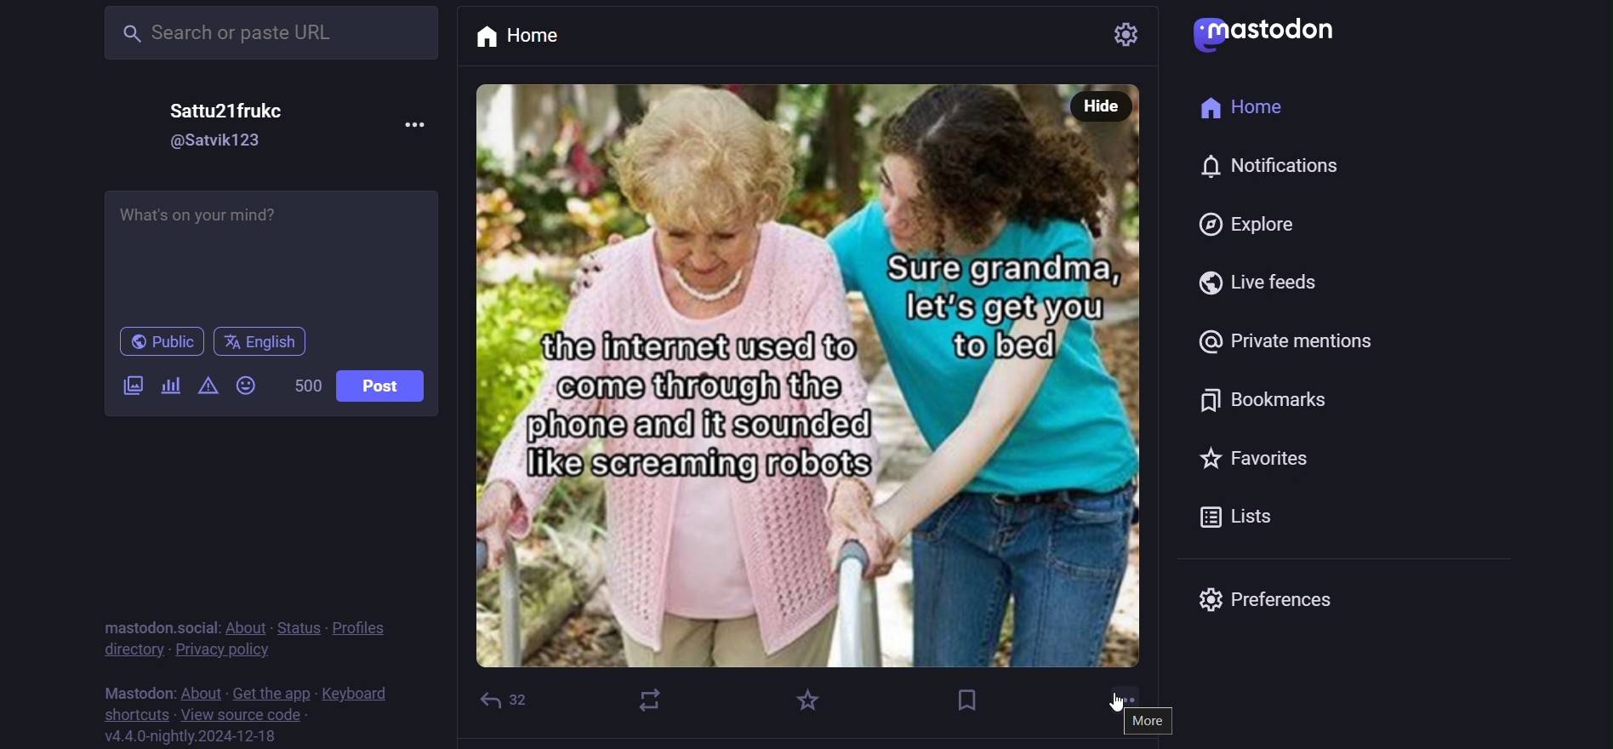 The width and height of the screenshot is (1613, 749). I want to click on image, so click(812, 395).